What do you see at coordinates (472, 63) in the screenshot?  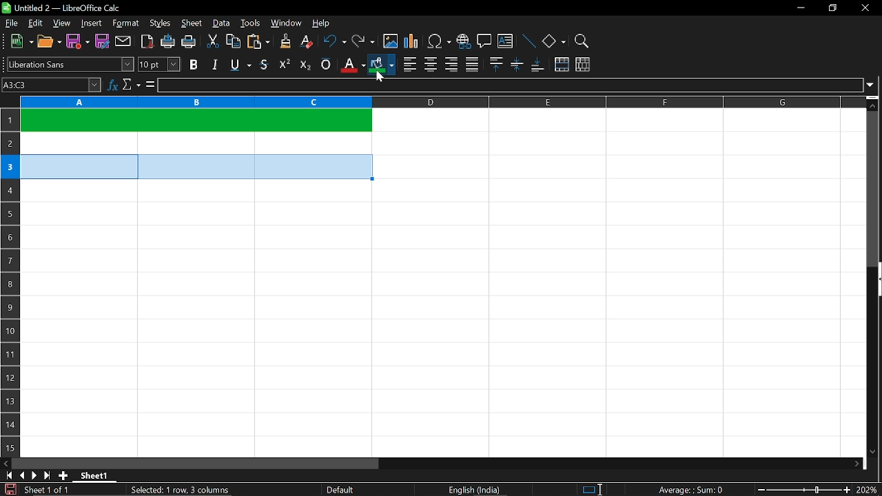 I see `justified` at bounding box center [472, 63].